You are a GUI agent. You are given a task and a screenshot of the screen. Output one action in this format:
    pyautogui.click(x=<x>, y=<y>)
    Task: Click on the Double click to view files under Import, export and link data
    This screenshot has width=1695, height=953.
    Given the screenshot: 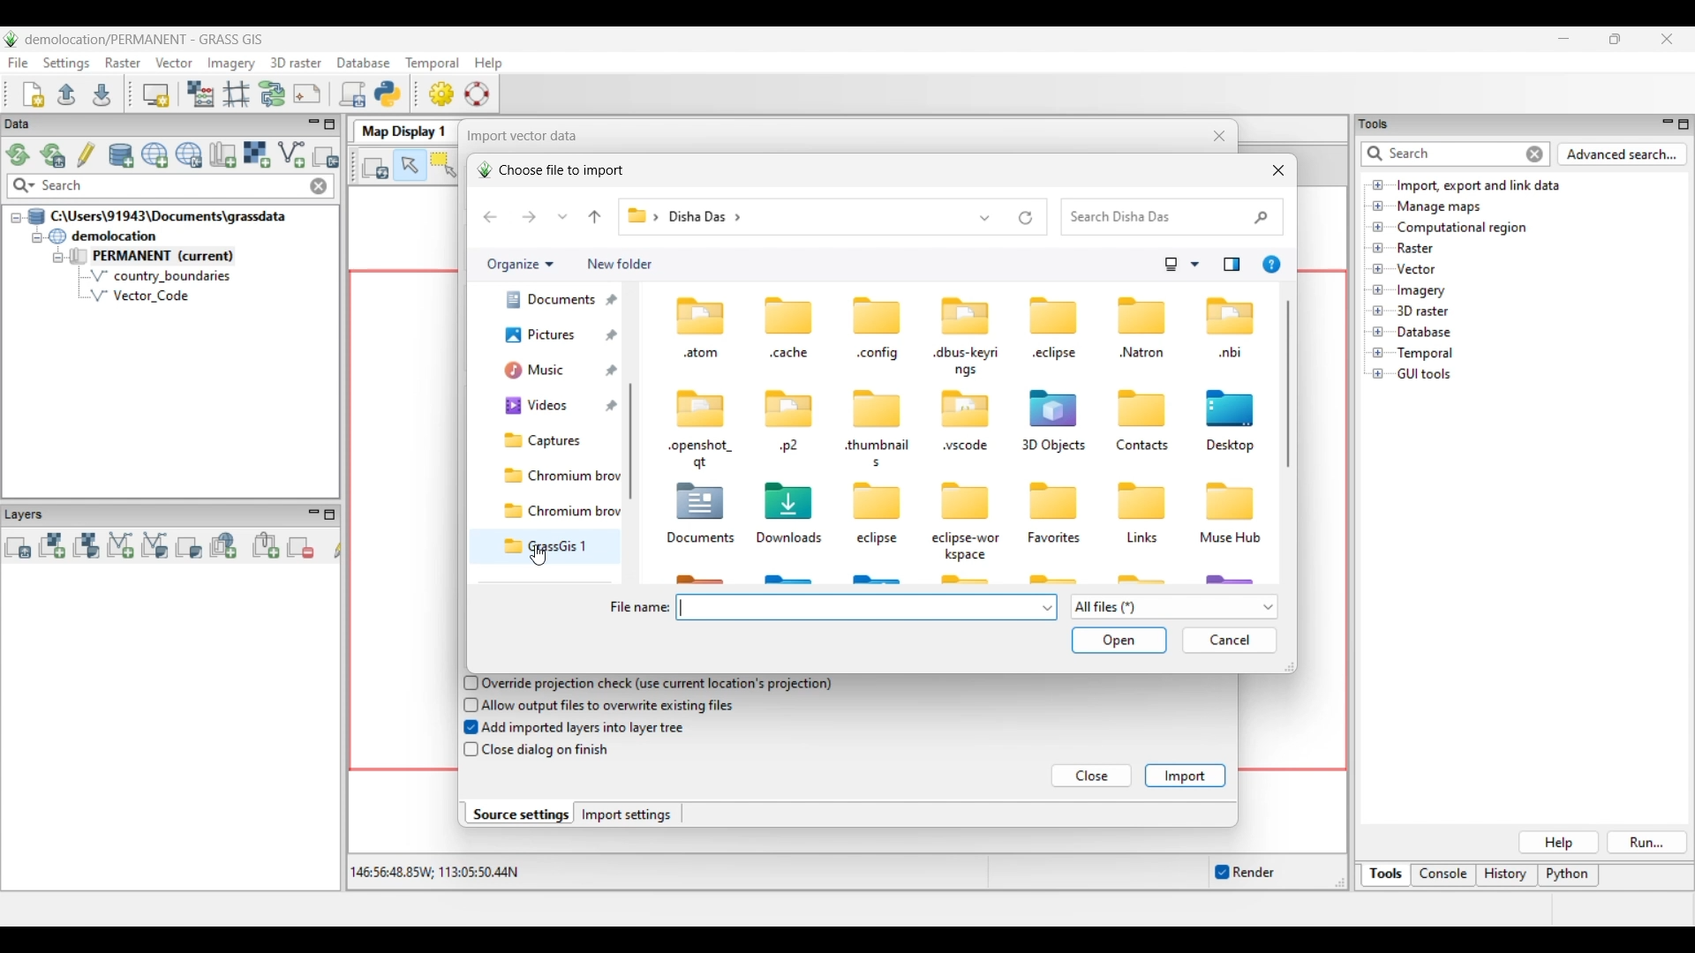 What is the action you would take?
    pyautogui.click(x=1479, y=186)
    